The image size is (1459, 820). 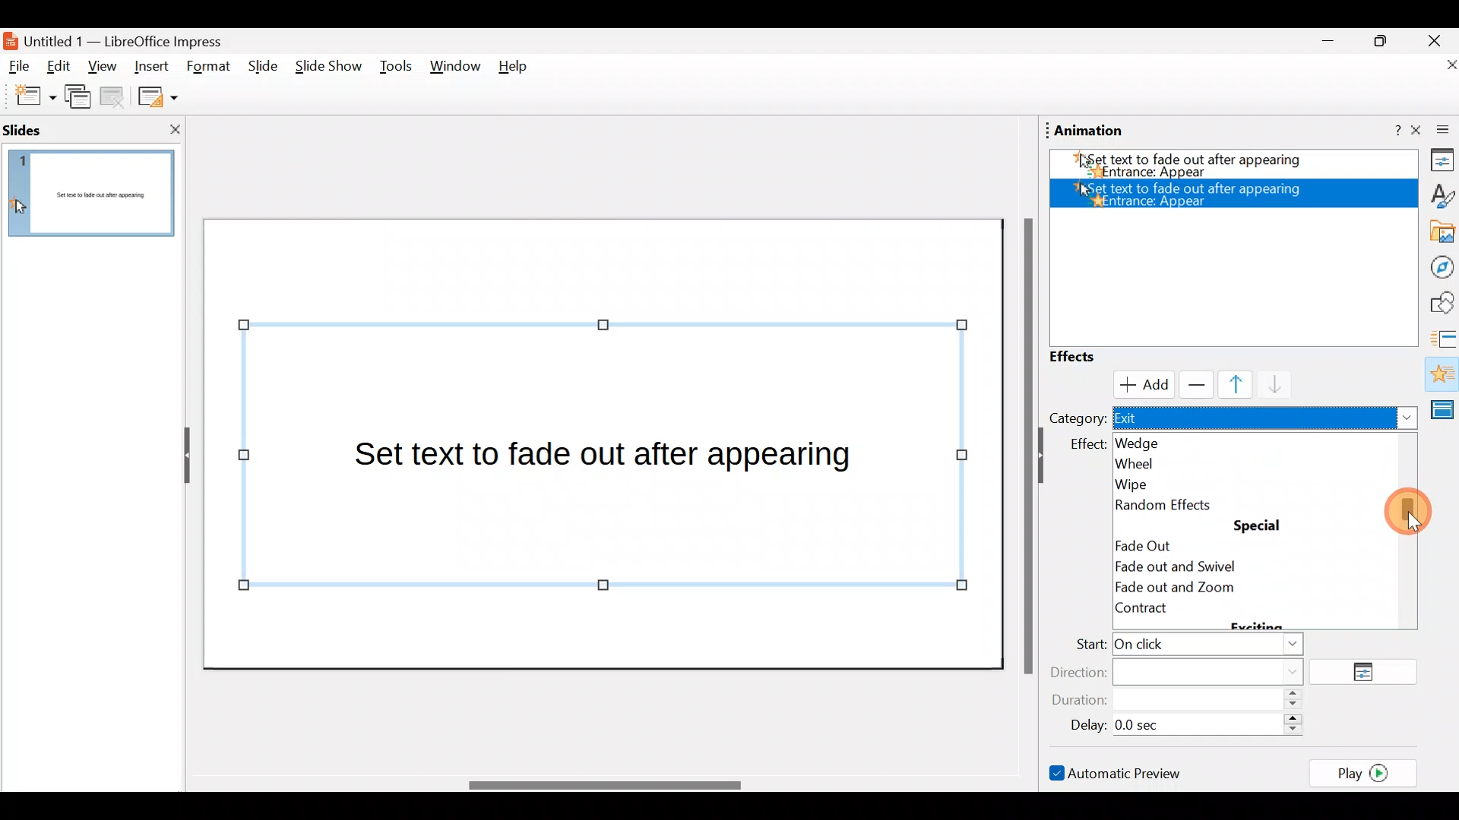 I want to click on Hide, so click(x=181, y=456).